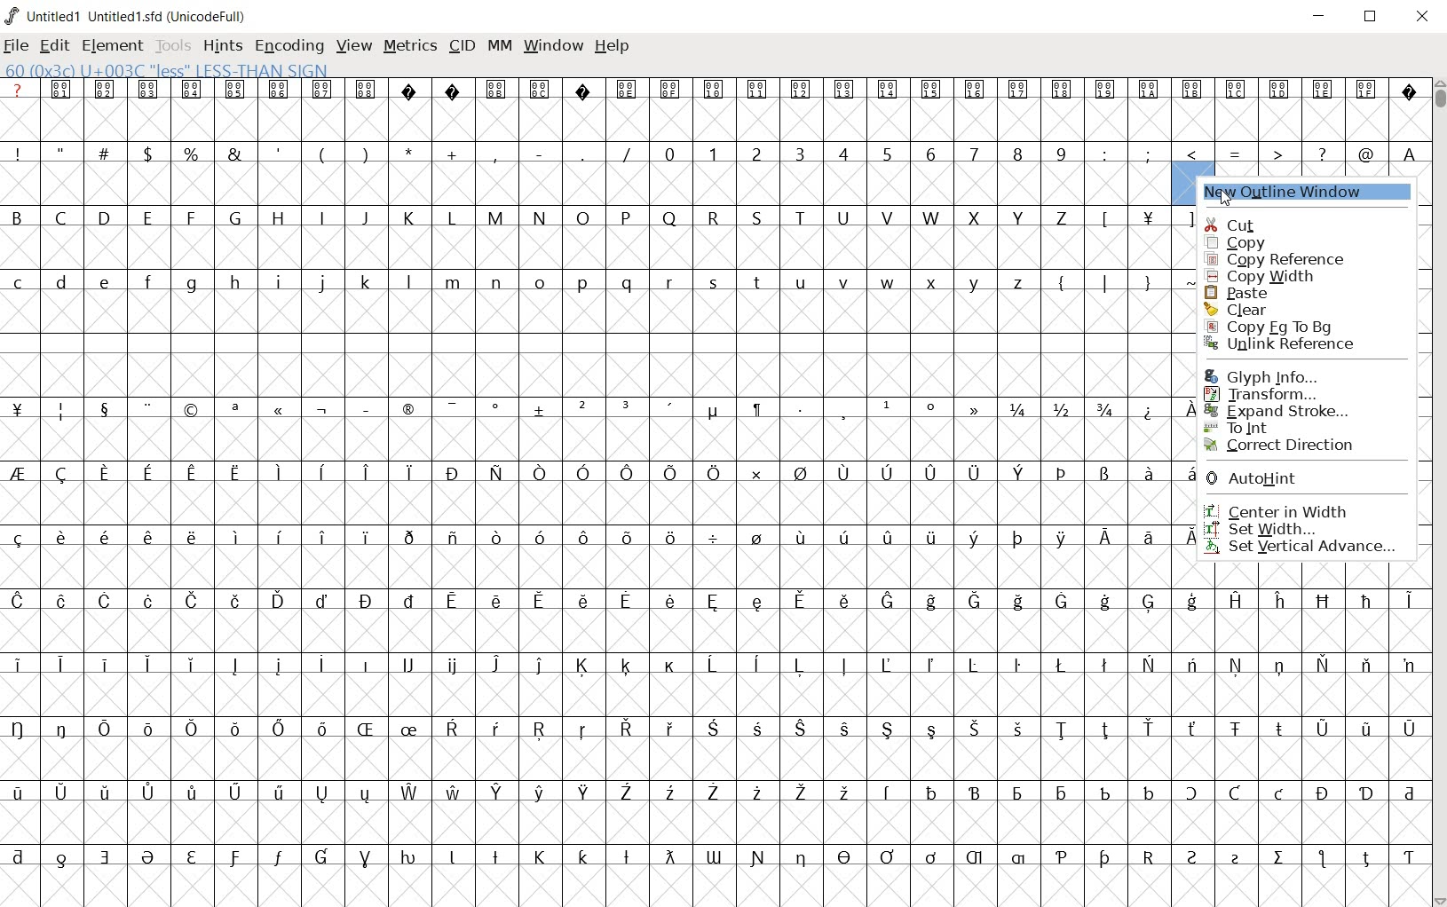 This screenshot has width=1447, height=907. I want to click on Untitled1 Untitled1.sfd (UnicodeFull), so click(130, 16).